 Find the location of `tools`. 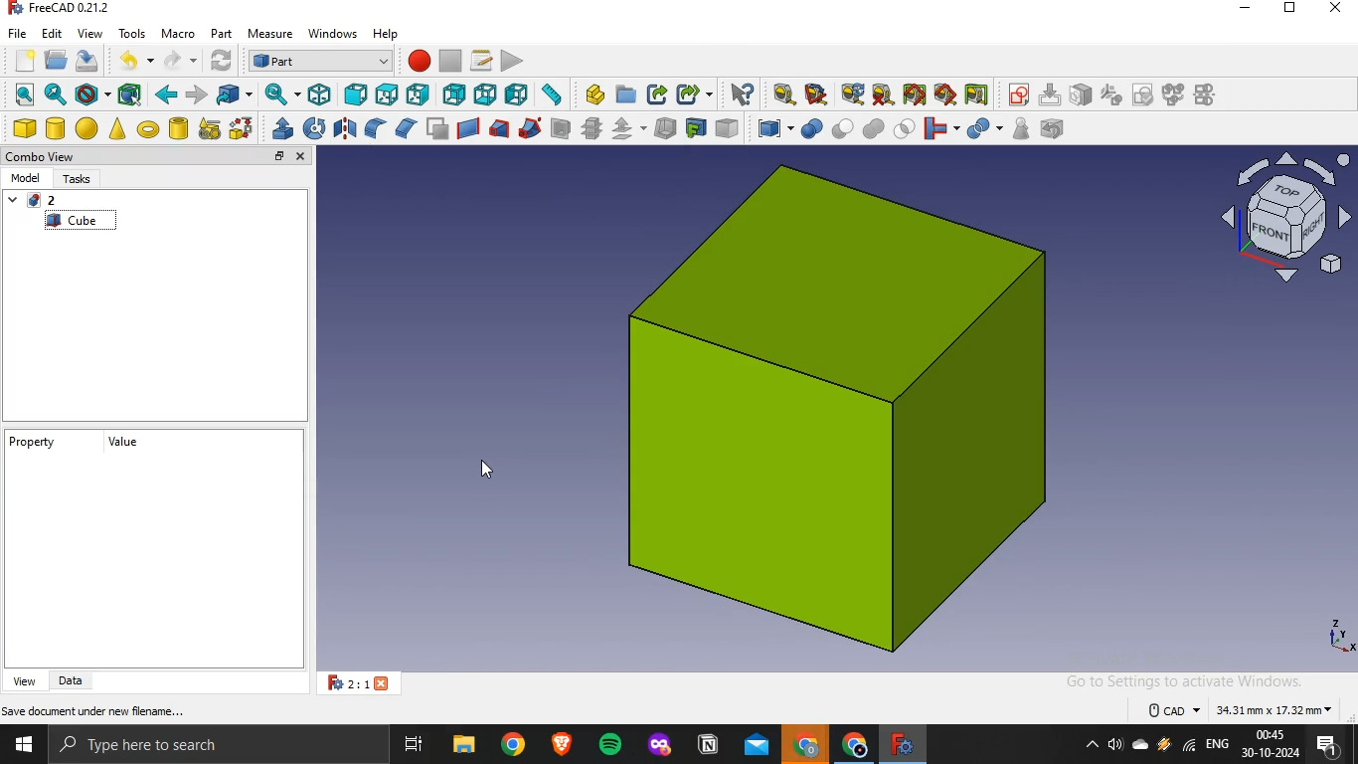

tools is located at coordinates (134, 33).